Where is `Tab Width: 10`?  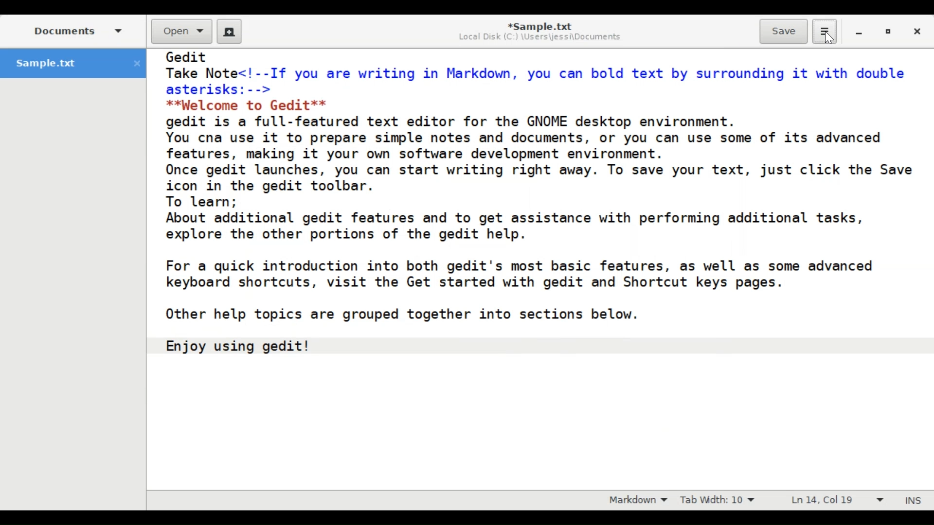 Tab Width: 10 is located at coordinates (720, 500).